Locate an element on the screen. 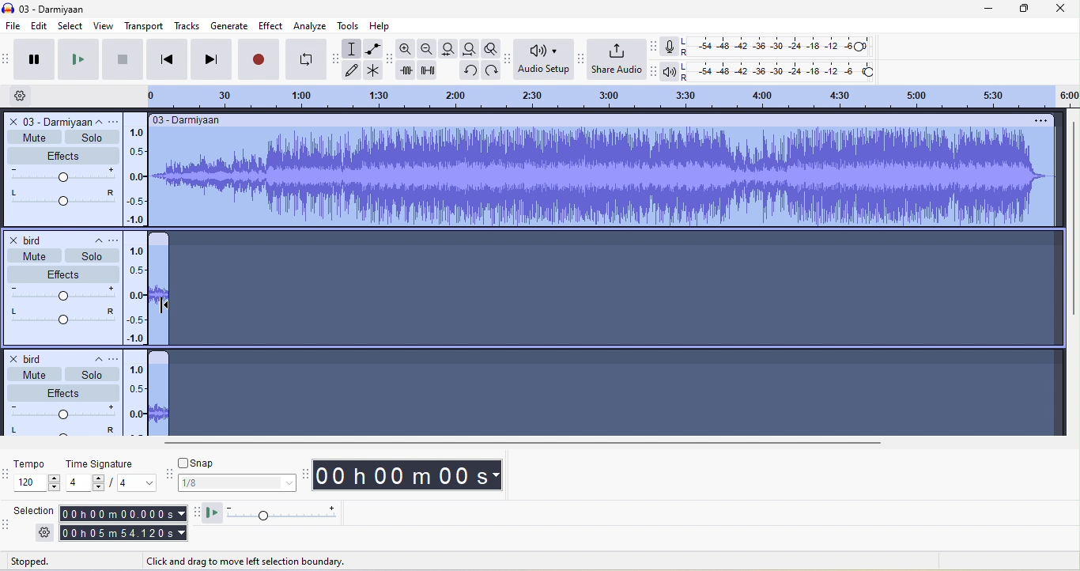 The width and height of the screenshot is (1080, 571). 1/8 is located at coordinates (238, 484).